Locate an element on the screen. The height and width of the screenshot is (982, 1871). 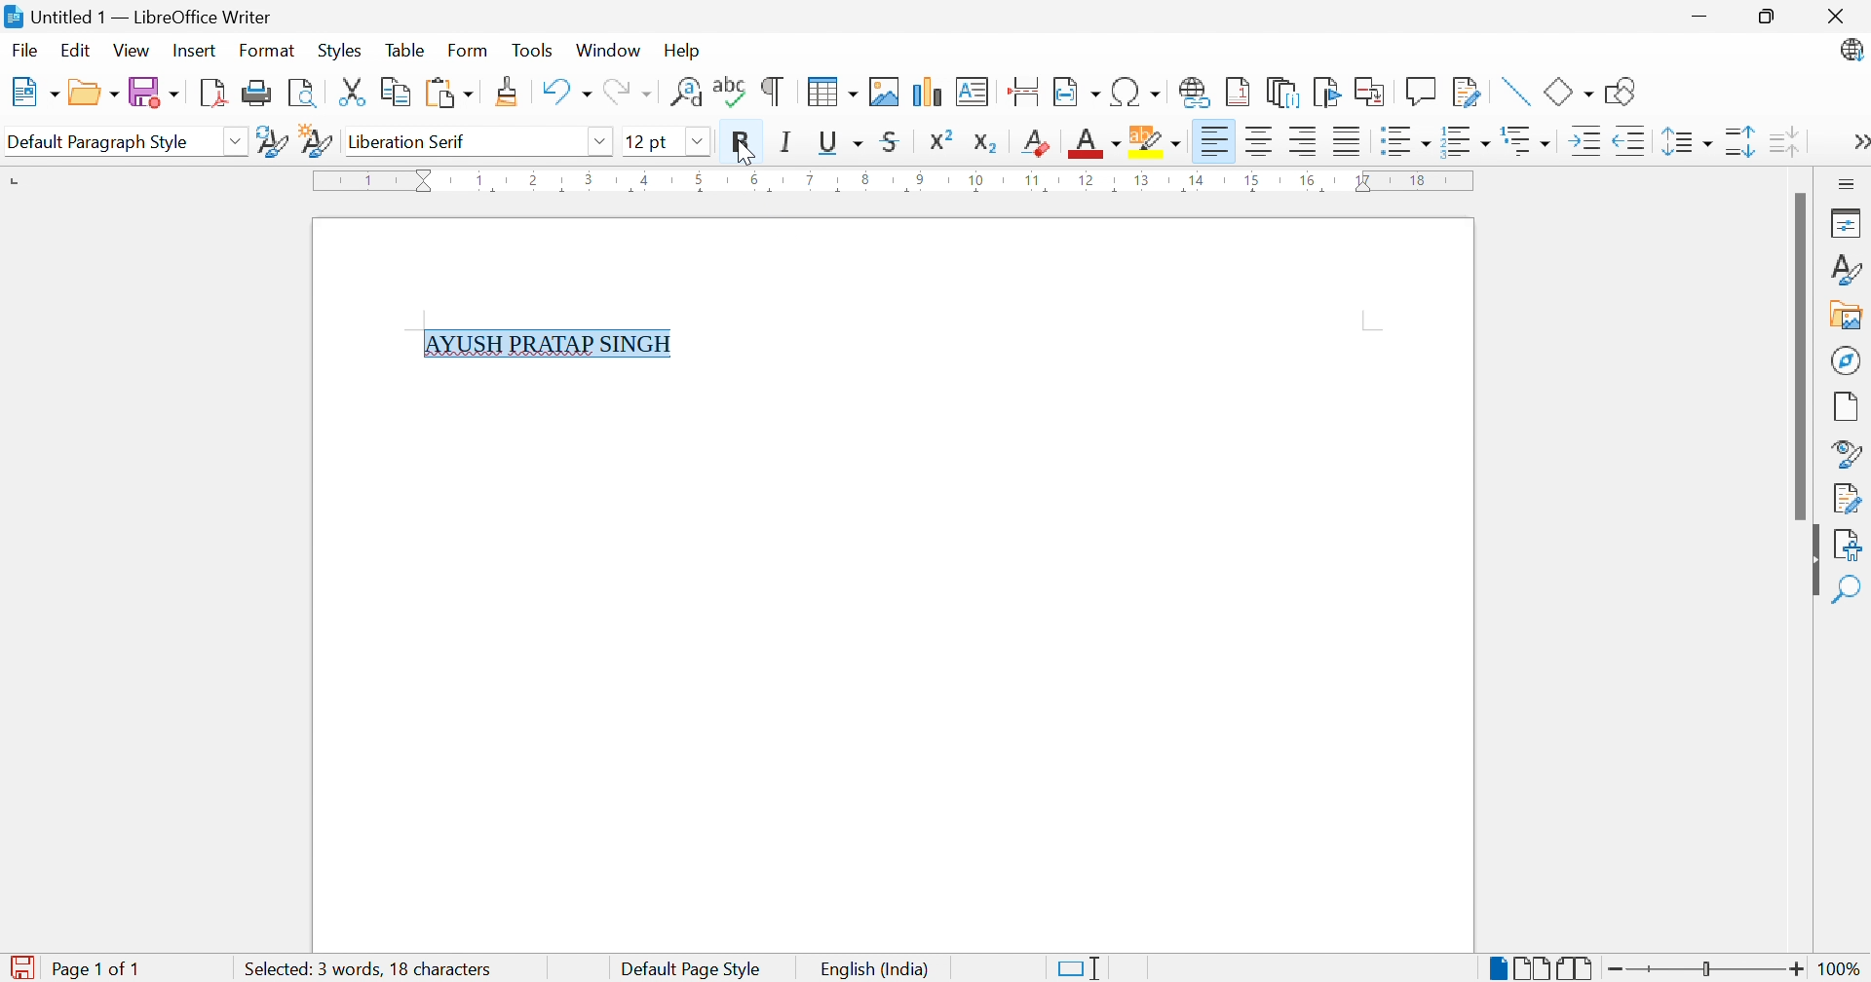
Default Paragraph Style is located at coordinates (98, 142).